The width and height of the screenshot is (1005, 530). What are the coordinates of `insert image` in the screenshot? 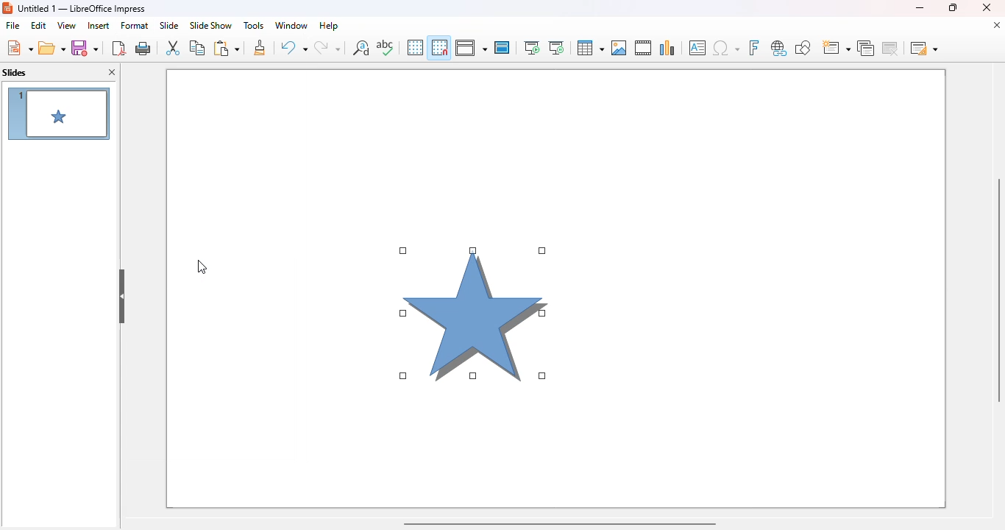 It's located at (619, 48).